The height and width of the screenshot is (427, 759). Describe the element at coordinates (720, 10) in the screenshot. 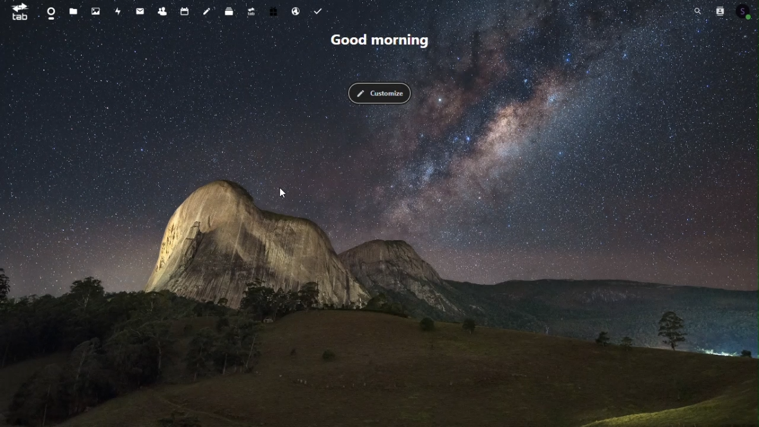

I see `Contacts` at that location.